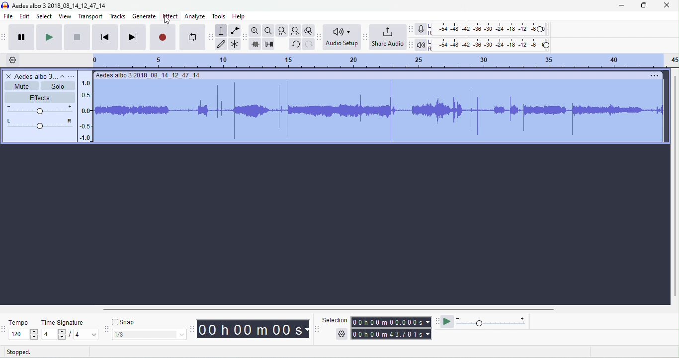 The height and width of the screenshot is (358, 679). Describe the element at coordinates (193, 36) in the screenshot. I see `loop` at that location.